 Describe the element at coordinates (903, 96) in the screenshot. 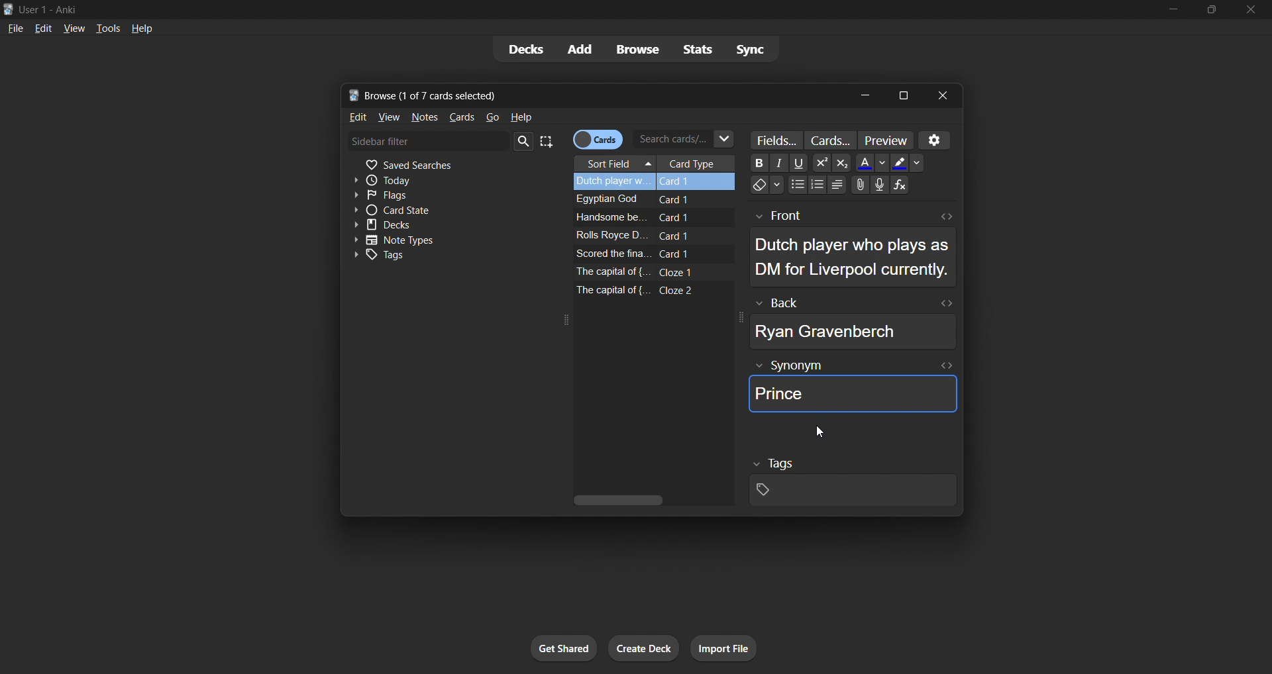

I see `maximize` at that location.